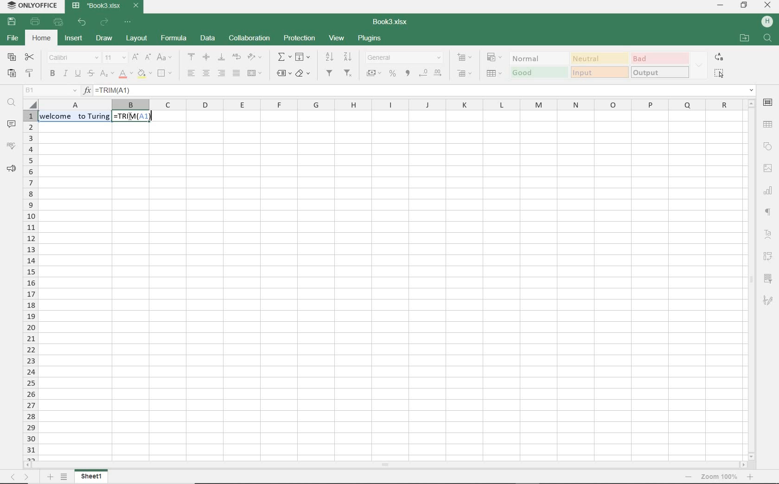 The height and width of the screenshot is (484, 779). Describe the element at coordinates (600, 73) in the screenshot. I see `input` at that location.